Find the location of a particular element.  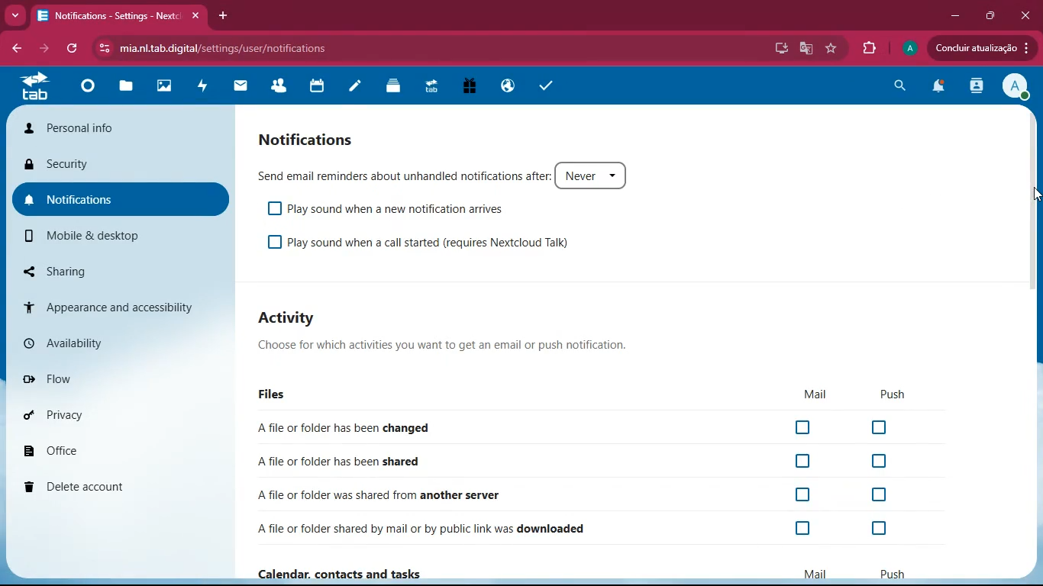

appearance is located at coordinates (107, 305).